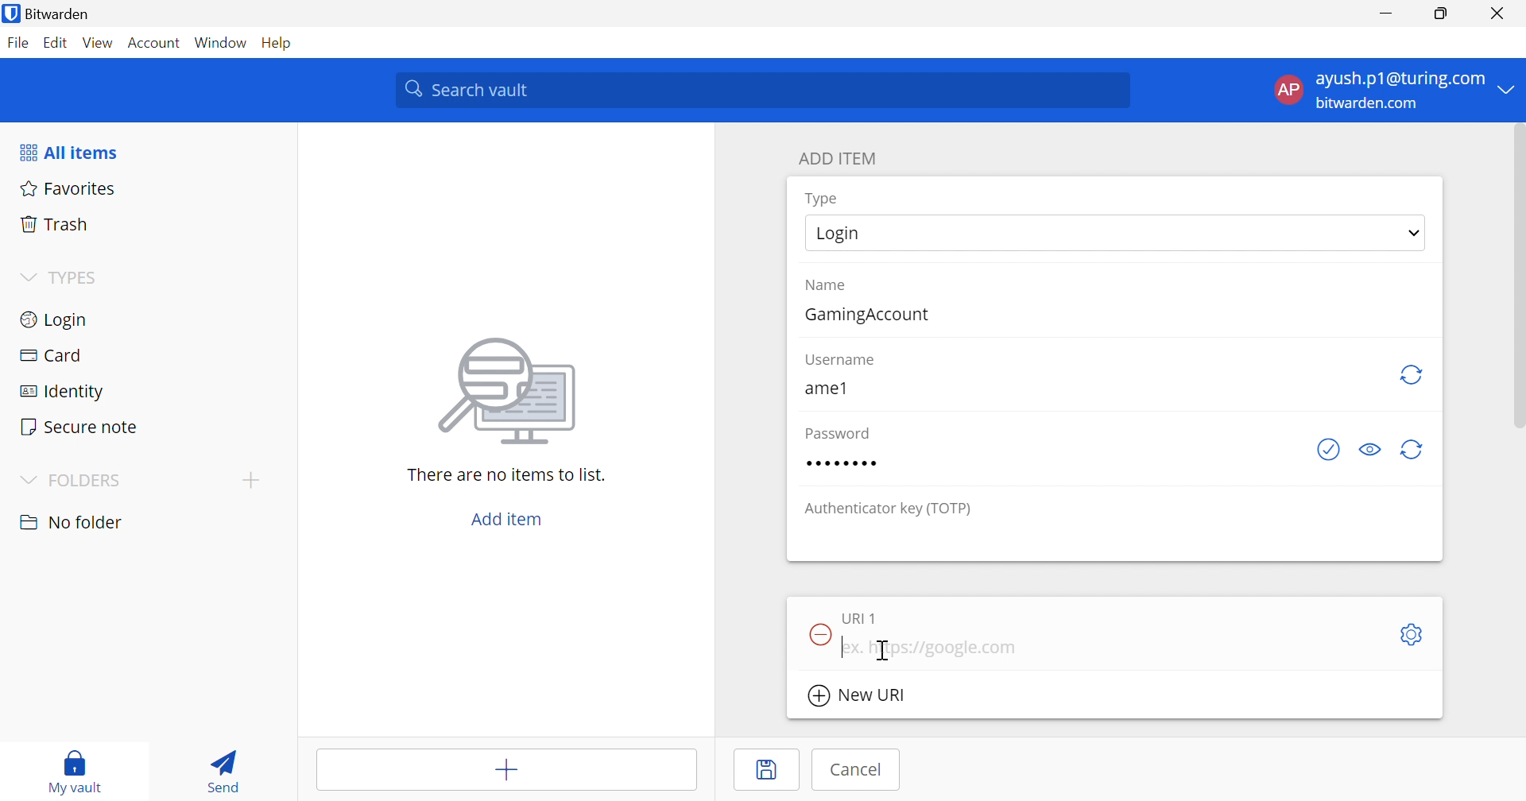 This screenshot has height=801, width=1526. I want to click on Help, so click(276, 43).